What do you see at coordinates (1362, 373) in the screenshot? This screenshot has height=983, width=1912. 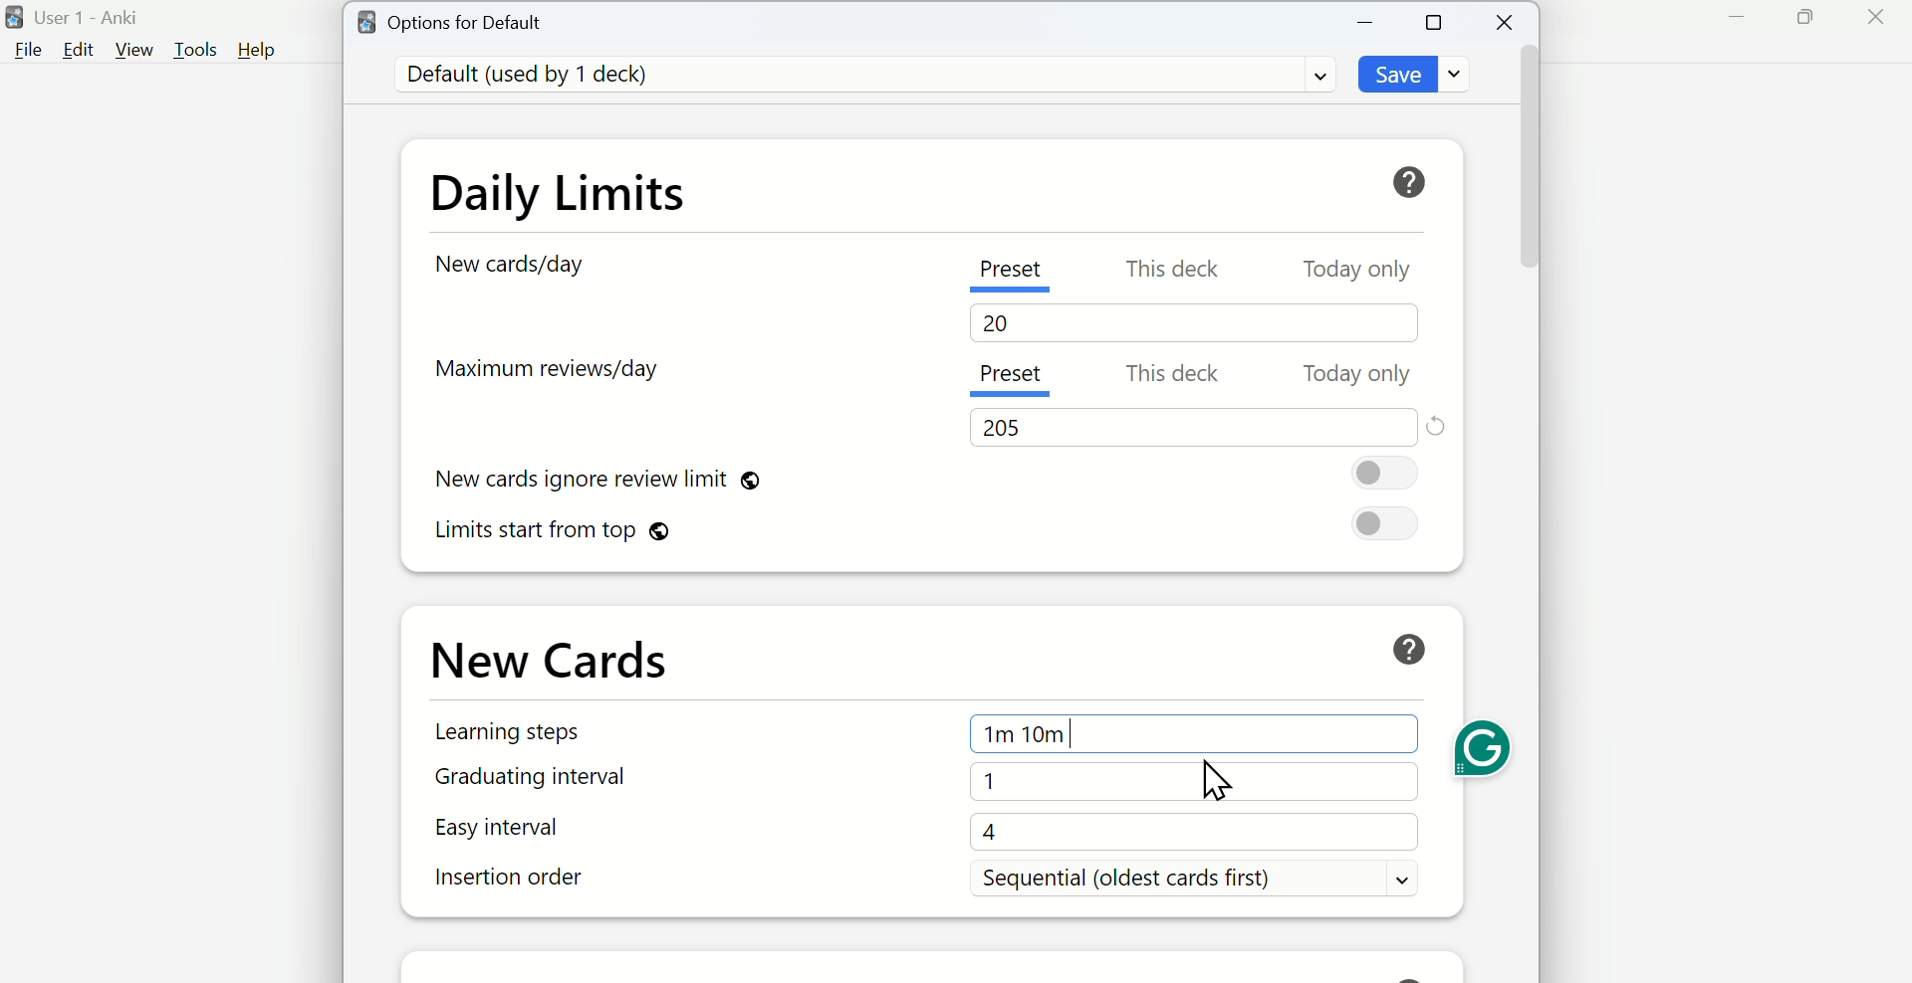 I see `Today only` at bounding box center [1362, 373].